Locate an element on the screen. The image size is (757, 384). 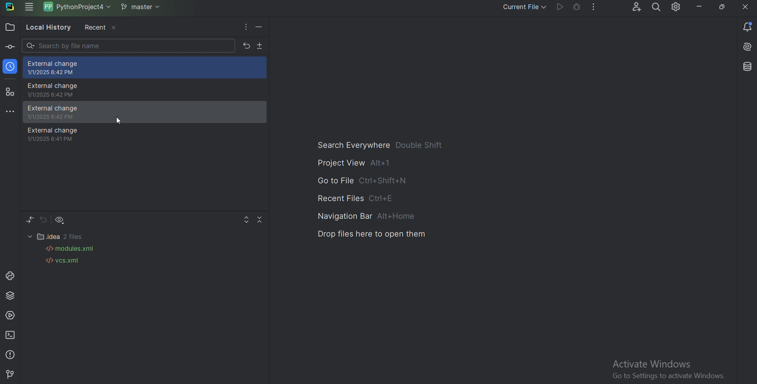
git branch master is located at coordinates (143, 7).